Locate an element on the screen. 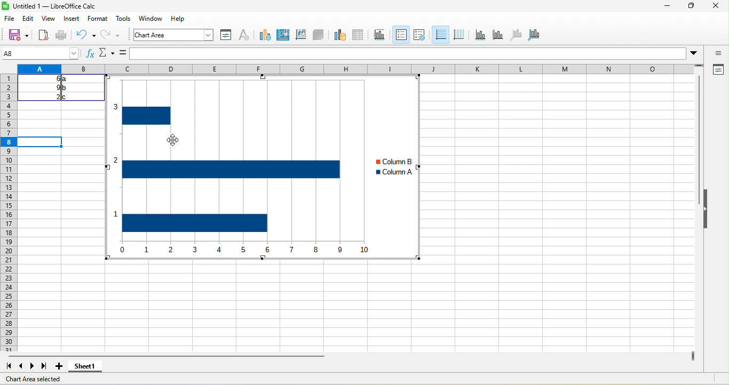  column headings is located at coordinates (362, 69).